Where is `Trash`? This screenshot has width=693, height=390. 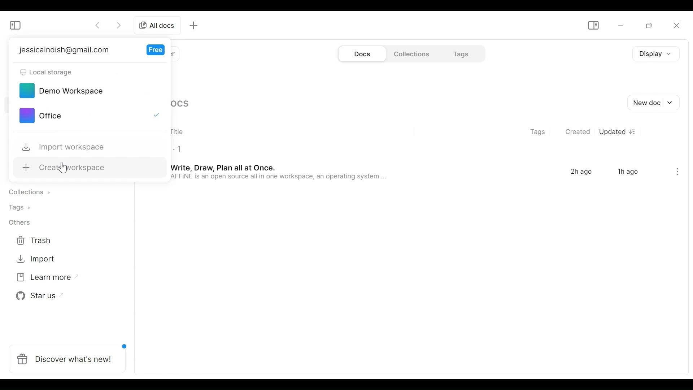 Trash is located at coordinates (32, 242).